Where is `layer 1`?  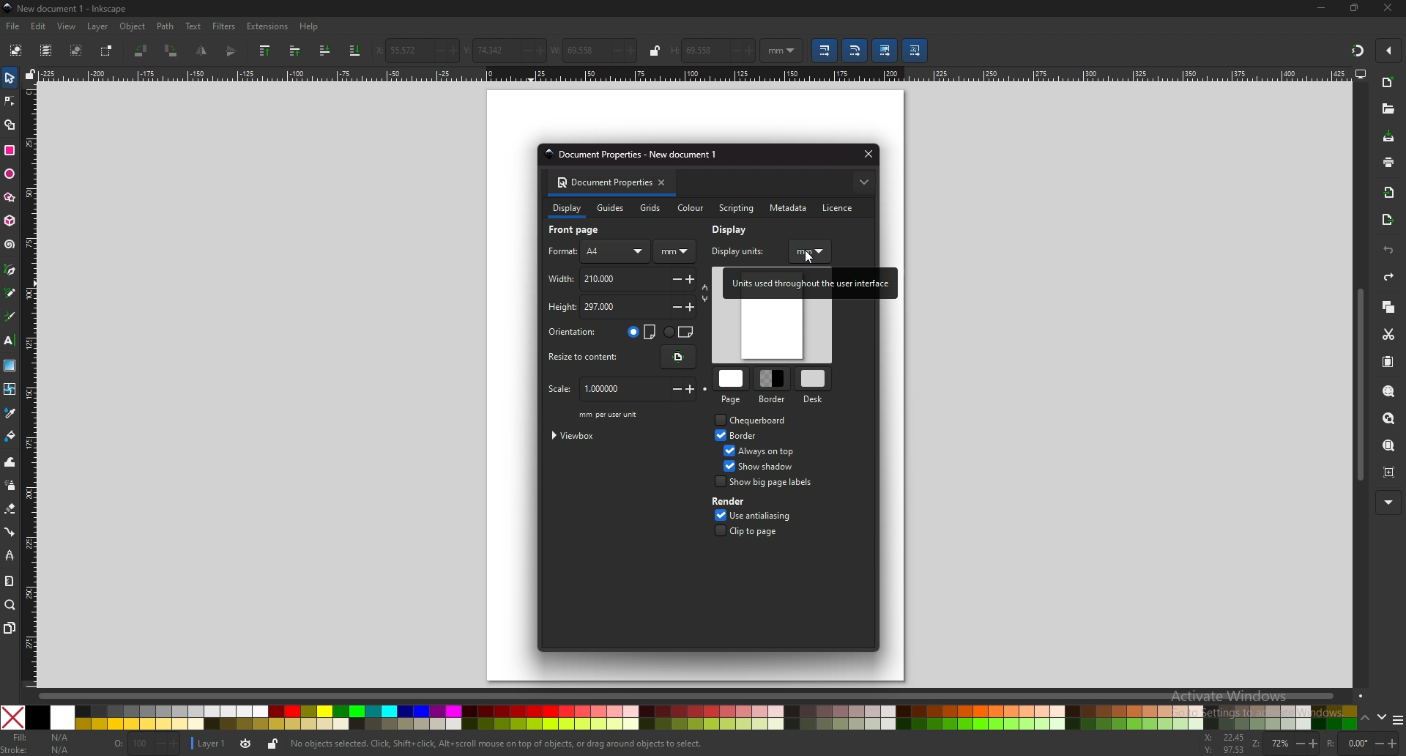
layer 1 is located at coordinates (209, 744).